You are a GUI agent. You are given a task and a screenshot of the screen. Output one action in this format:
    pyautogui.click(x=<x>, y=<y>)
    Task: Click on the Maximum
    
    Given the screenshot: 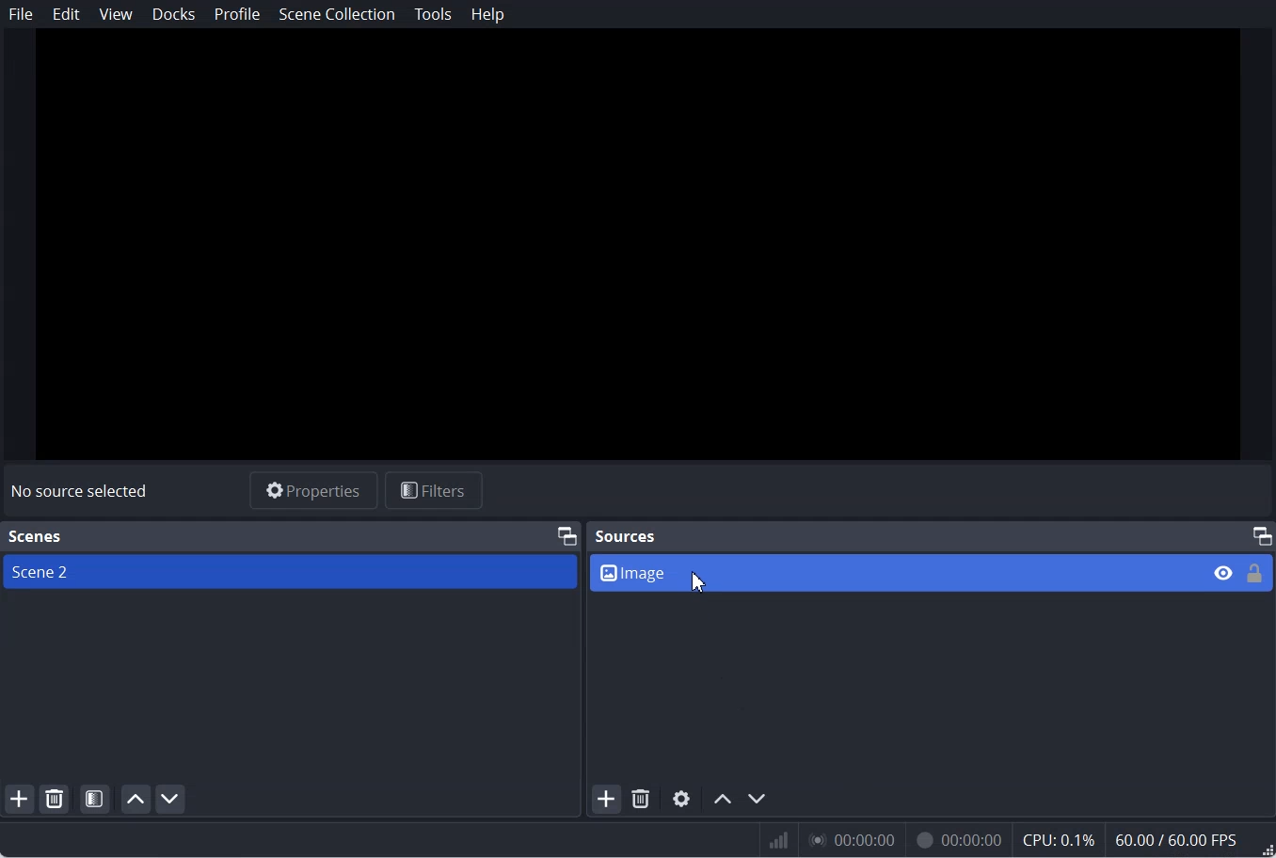 What is the action you would take?
    pyautogui.click(x=566, y=535)
    